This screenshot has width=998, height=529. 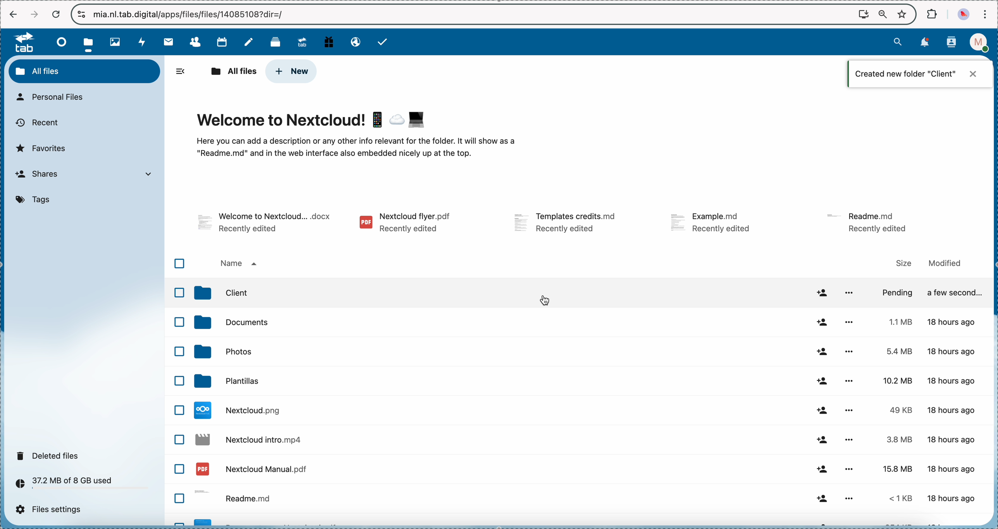 What do you see at coordinates (496, 440) in the screenshot?
I see `file` at bounding box center [496, 440].